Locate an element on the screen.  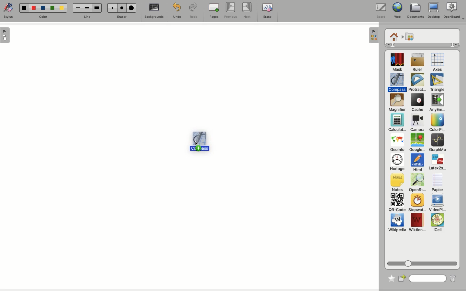
eraser2 is located at coordinates (122, 8).